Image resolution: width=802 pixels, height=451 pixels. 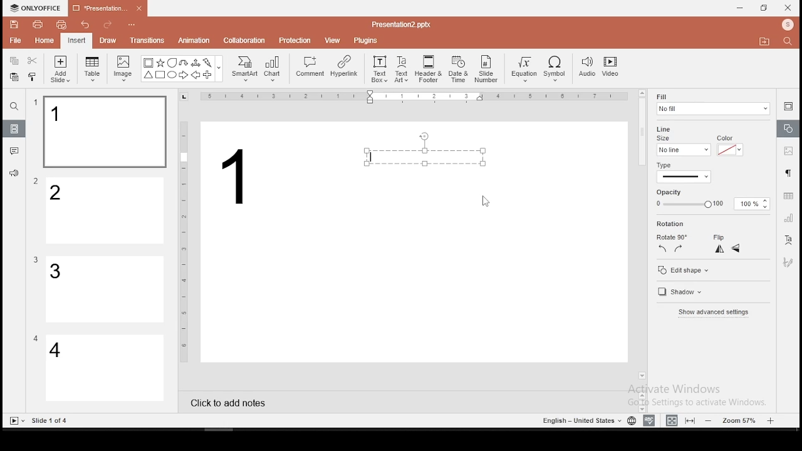 What do you see at coordinates (378, 68) in the screenshot?
I see `text box` at bounding box center [378, 68].